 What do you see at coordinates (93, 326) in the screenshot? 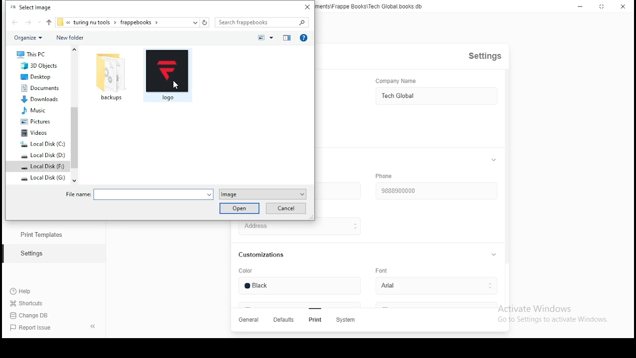
I see `hide sidebar` at bounding box center [93, 326].